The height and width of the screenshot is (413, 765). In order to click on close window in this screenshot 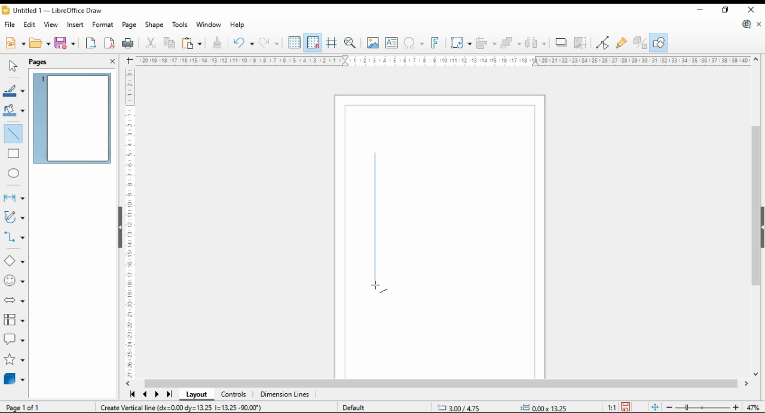, I will do `click(749, 10)`.